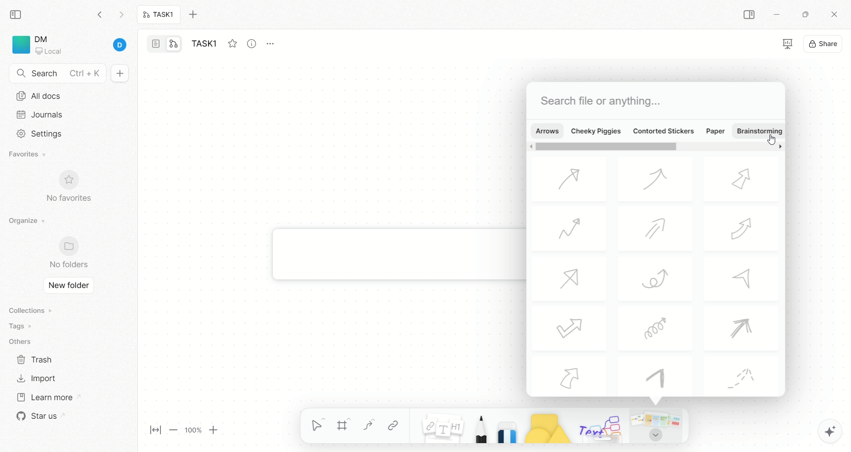  What do you see at coordinates (35, 378) in the screenshot?
I see `import` at bounding box center [35, 378].